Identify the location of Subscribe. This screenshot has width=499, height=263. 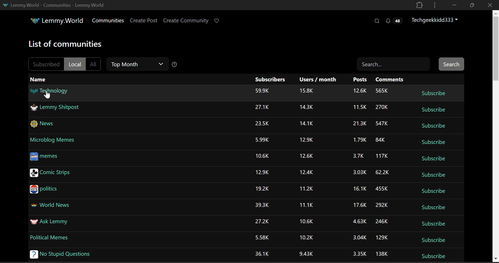
(432, 241).